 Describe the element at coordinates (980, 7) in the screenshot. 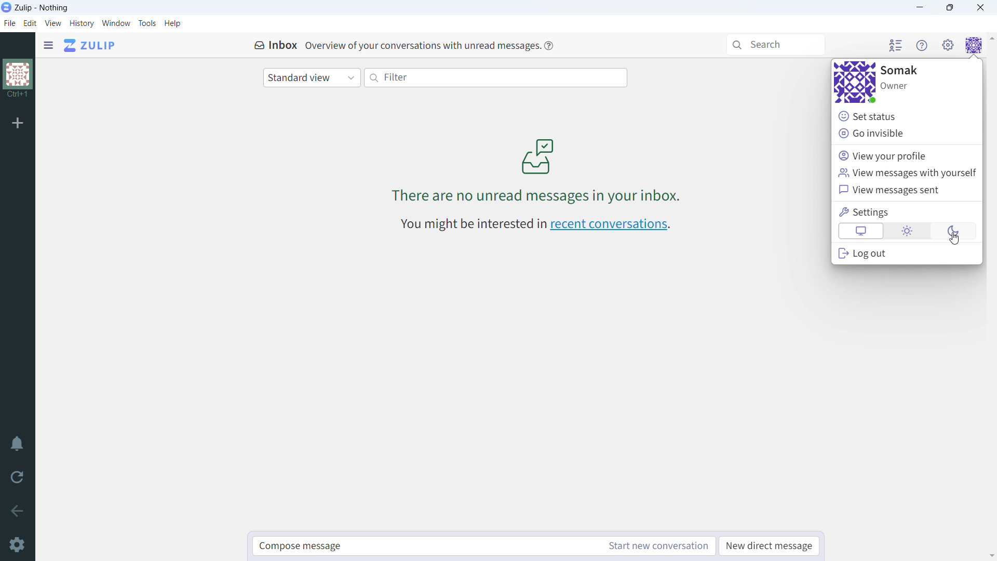

I see `close` at that location.